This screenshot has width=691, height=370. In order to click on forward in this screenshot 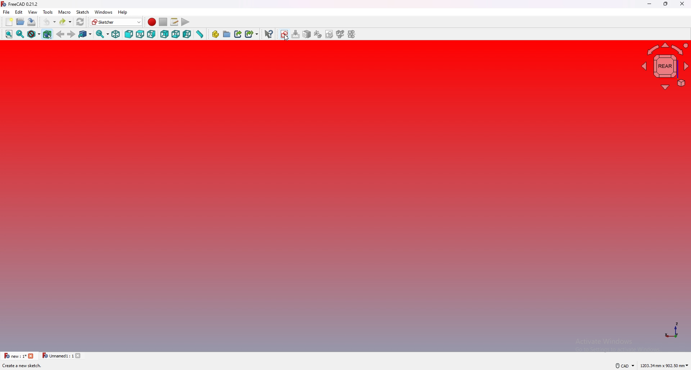, I will do `click(72, 34)`.